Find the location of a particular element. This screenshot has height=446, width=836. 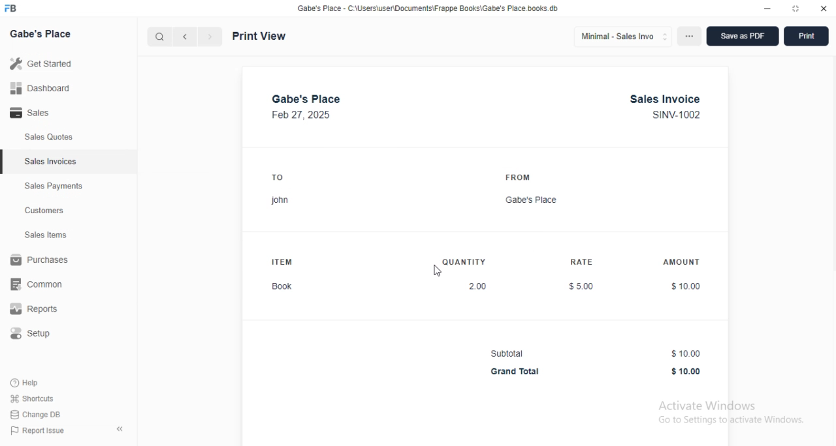

options is located at coordinates (689, 36).